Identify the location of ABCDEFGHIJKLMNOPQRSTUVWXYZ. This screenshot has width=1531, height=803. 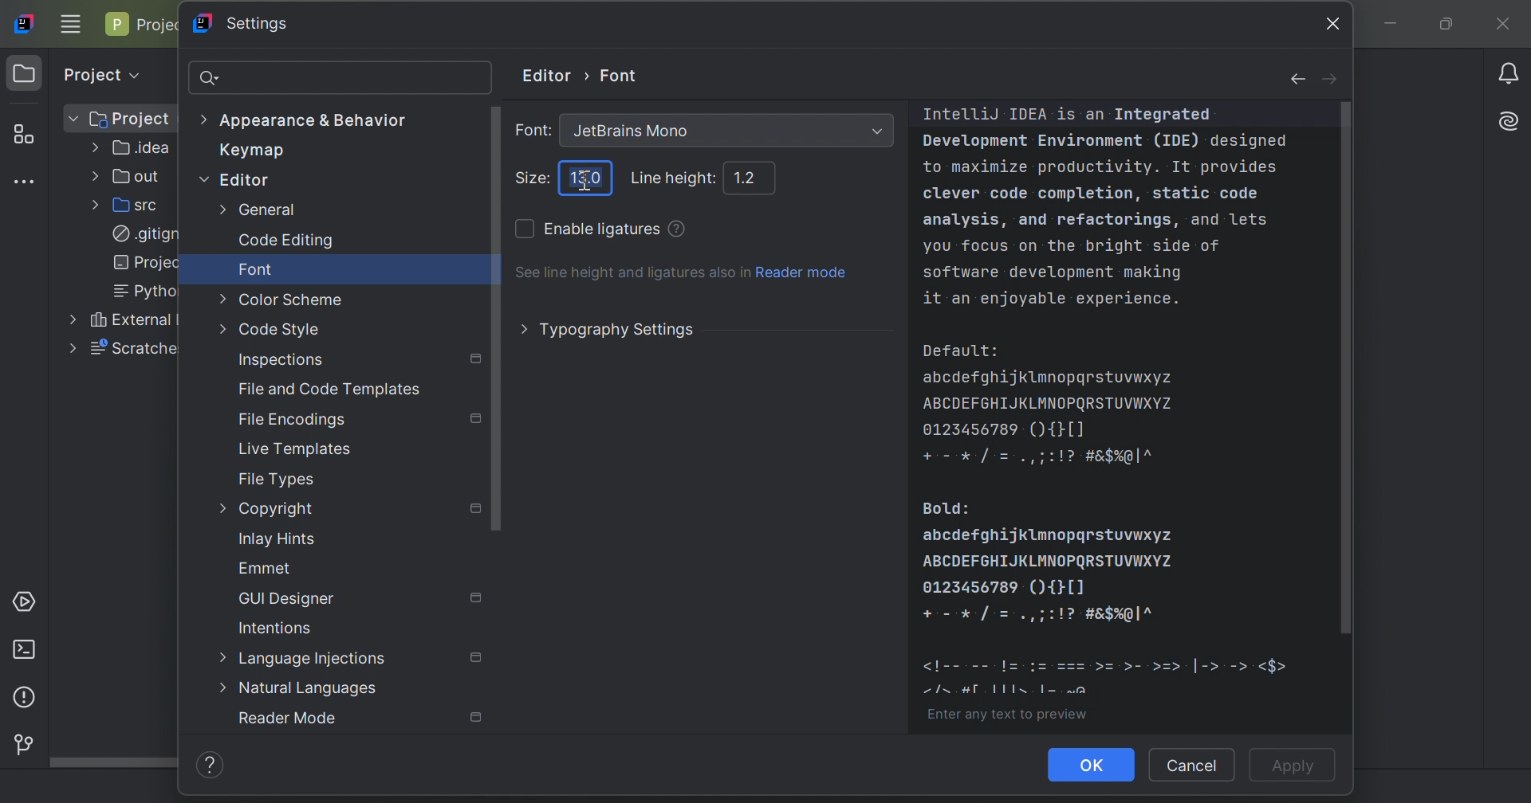
(1051, 560).